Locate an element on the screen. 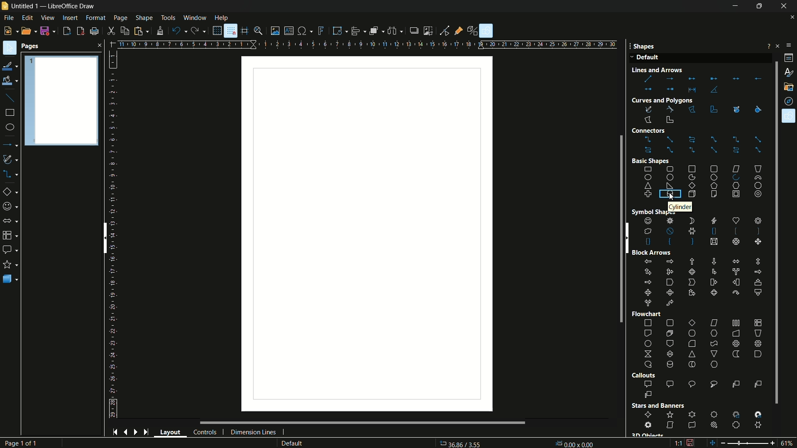 The image size is (797, 448). display grid is located at coordinates (216, 31).